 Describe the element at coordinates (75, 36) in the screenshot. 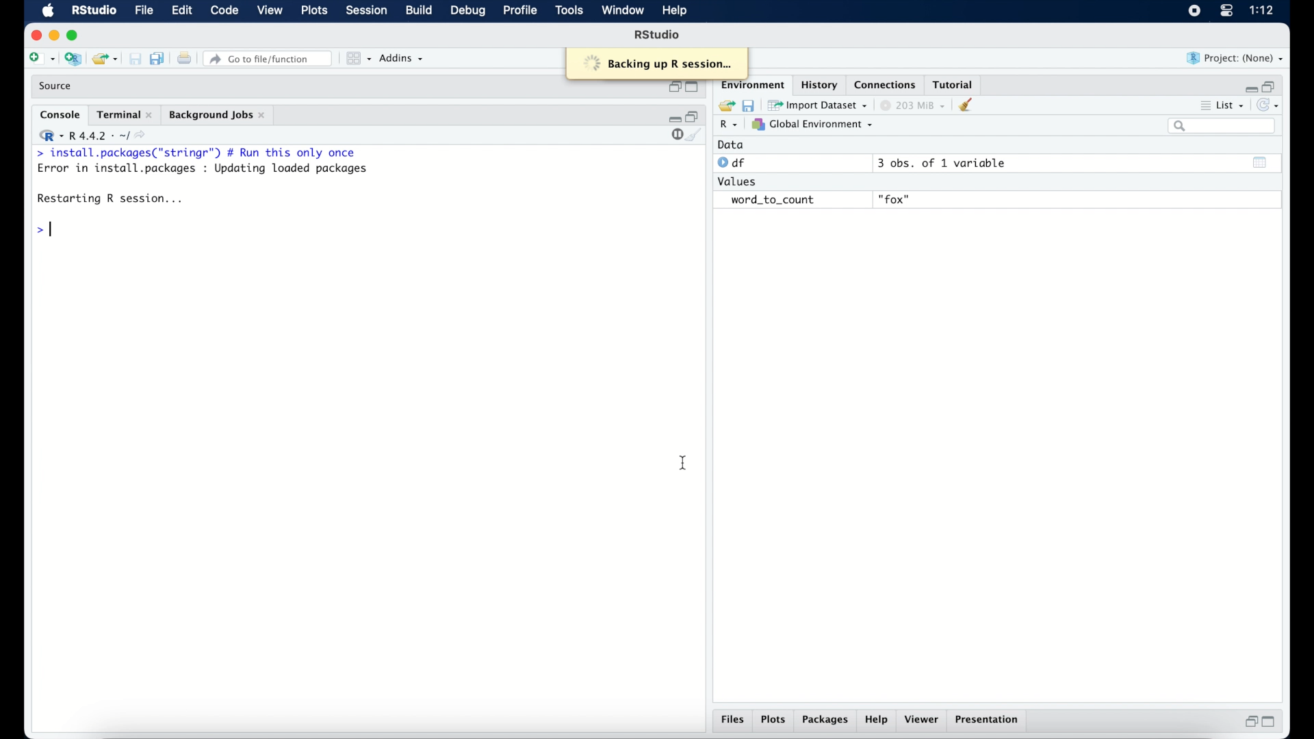

I see `maximize` at that location.